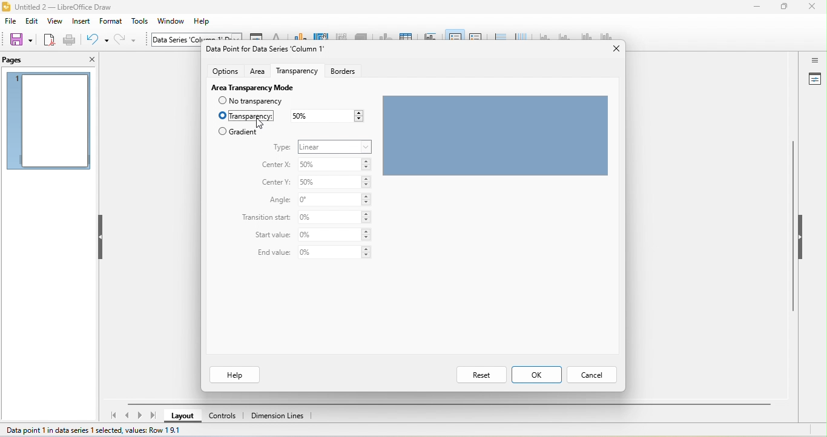 The height and width of the screenshot is (437, 827). I want to click on transition start, so click(260, 219).